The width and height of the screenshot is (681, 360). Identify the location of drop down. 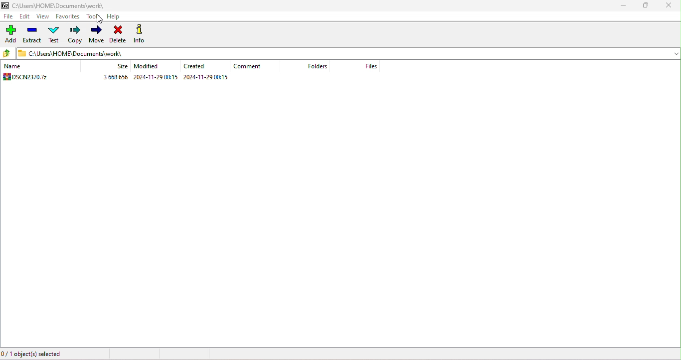
(674, 53).